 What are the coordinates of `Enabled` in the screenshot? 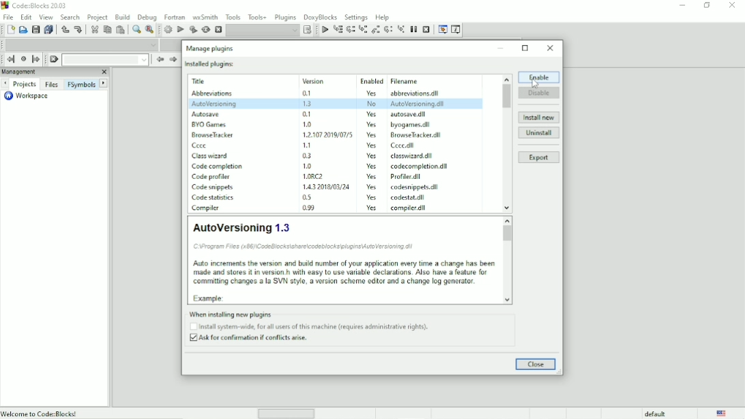 It's located at (370, 80).